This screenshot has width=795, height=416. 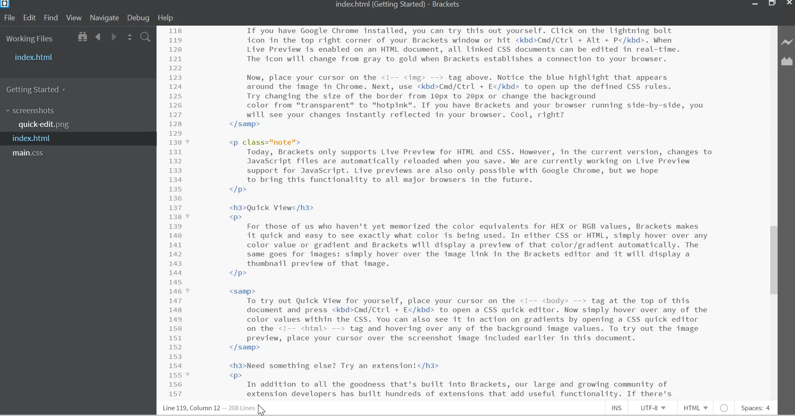 What do you see at coordinates (77, 138) in the screenshot?
I see `index.html file name` at bounding box center [77, 138].